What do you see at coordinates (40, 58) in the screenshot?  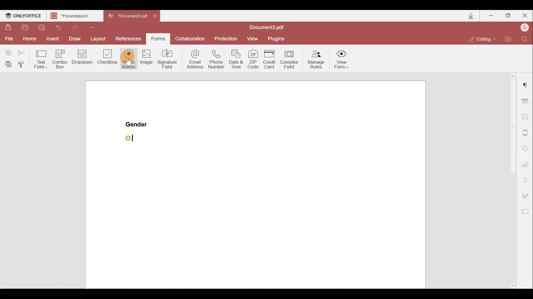 I see `Text field` at bounding box center [40, 58].